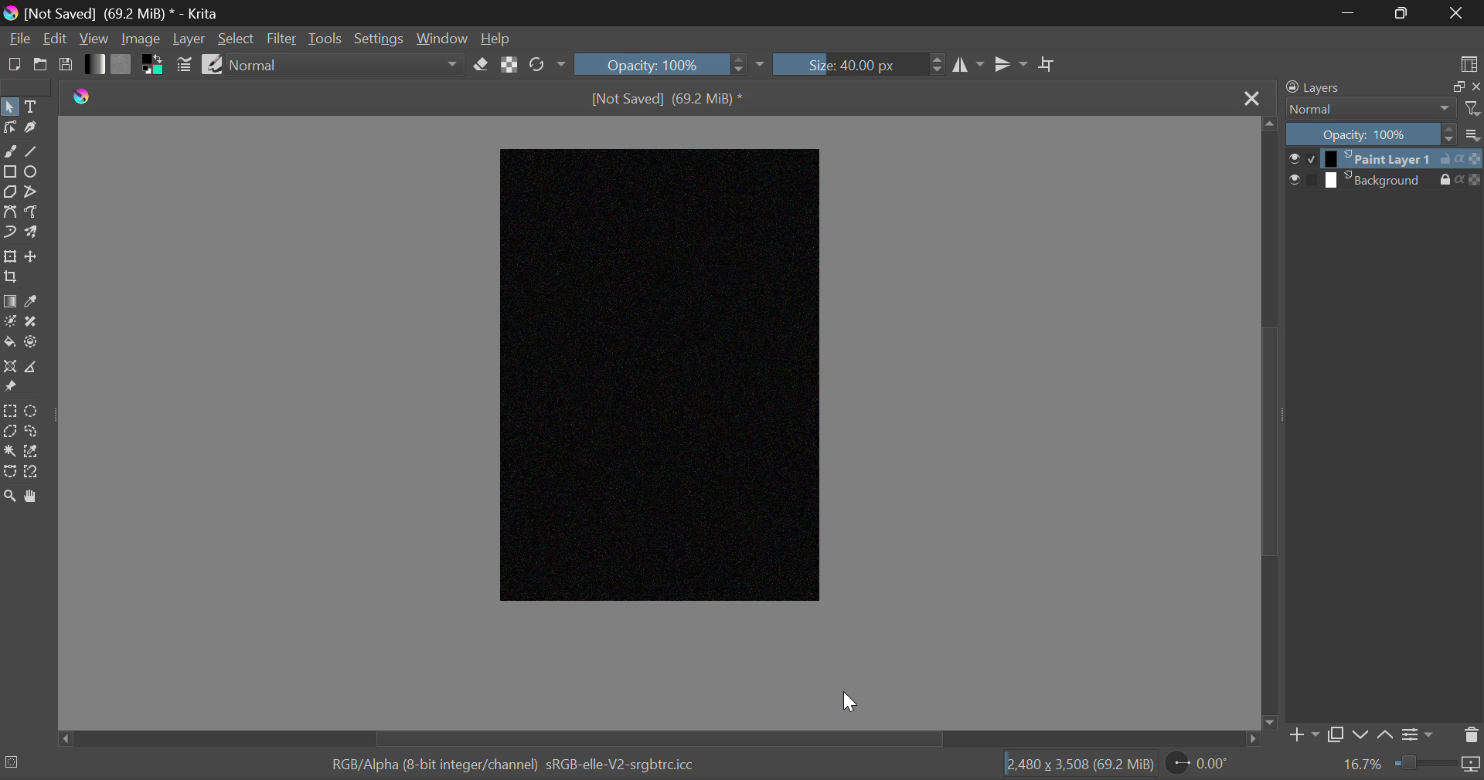 The height and width of the screenshot is (780, 1484). What do you see at coordinates (1375, 179) in the screenshot?
I see `background` at bounding box center [1375, 179].